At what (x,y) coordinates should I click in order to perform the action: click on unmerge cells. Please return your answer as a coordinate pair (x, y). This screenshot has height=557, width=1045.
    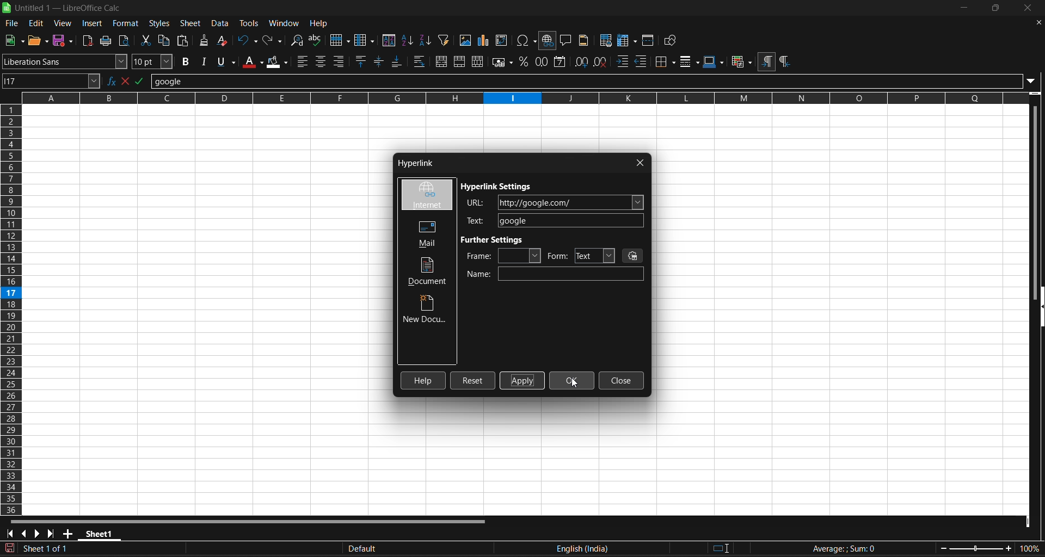
    Looking at the image, I should click on (478, 61).